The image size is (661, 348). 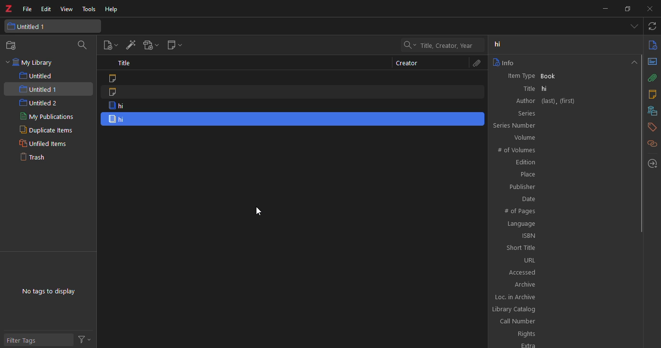 What do you see at coordinates (642, 142) in the screenshot?
I see `slidebar` at bounding box center [642, 142].